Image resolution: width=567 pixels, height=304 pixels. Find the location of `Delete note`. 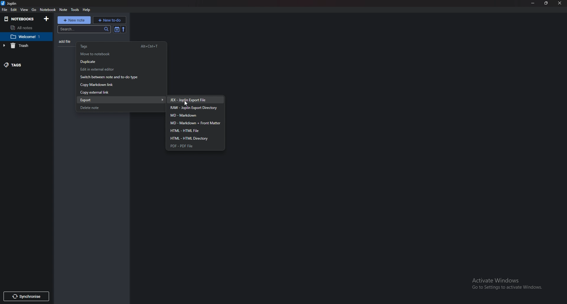

Delete note is located at coordinates (116, 108).